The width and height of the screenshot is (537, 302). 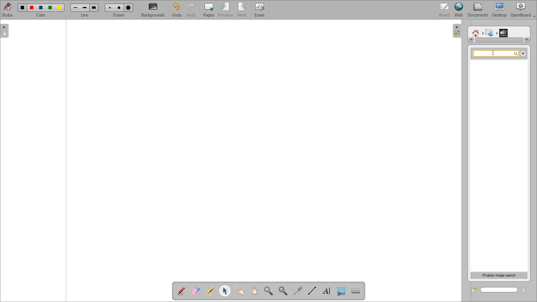 What do you see at coordinates (209, 10) in the screenshot?
I see `add pages` at bounding box center [209, 10].